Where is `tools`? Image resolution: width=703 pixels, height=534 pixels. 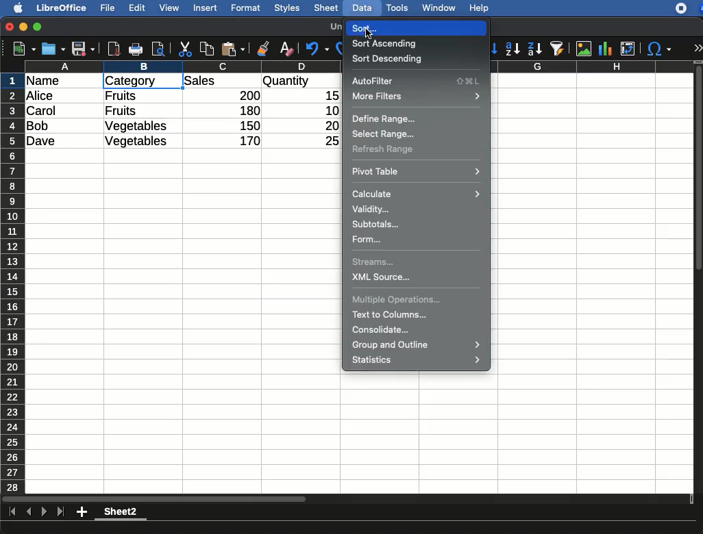
tools is located at coordinates (398, 8).